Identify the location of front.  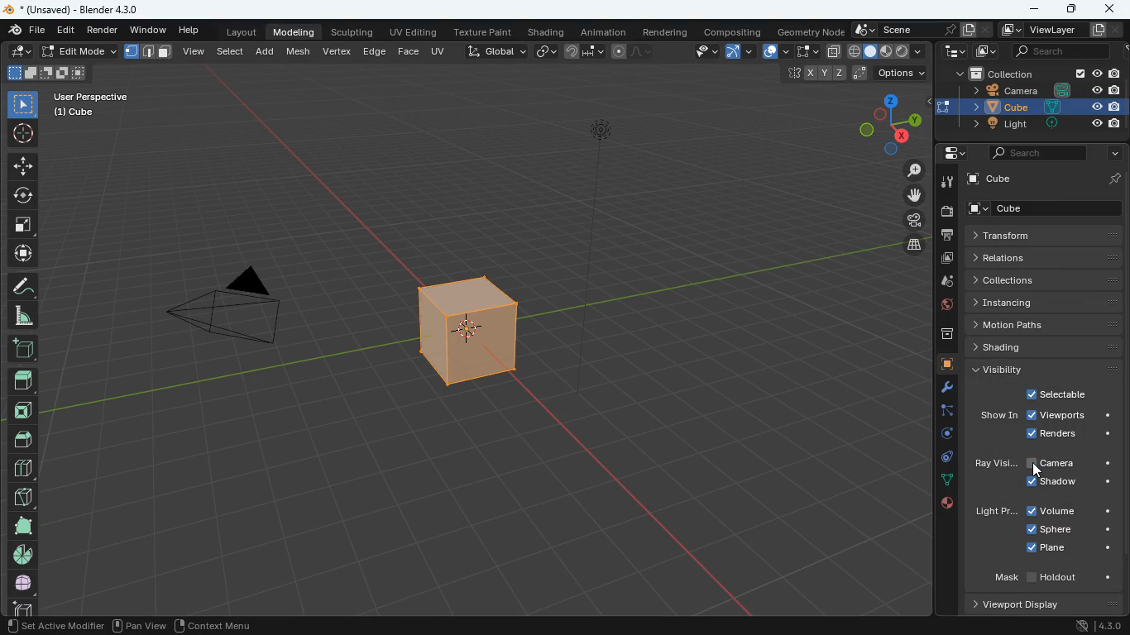
(24, 413).